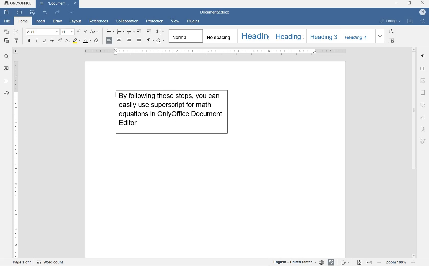  What do you see at coordinates (87, 41) in the screenshot?
I see `font color` at bounding box center [87, 41].